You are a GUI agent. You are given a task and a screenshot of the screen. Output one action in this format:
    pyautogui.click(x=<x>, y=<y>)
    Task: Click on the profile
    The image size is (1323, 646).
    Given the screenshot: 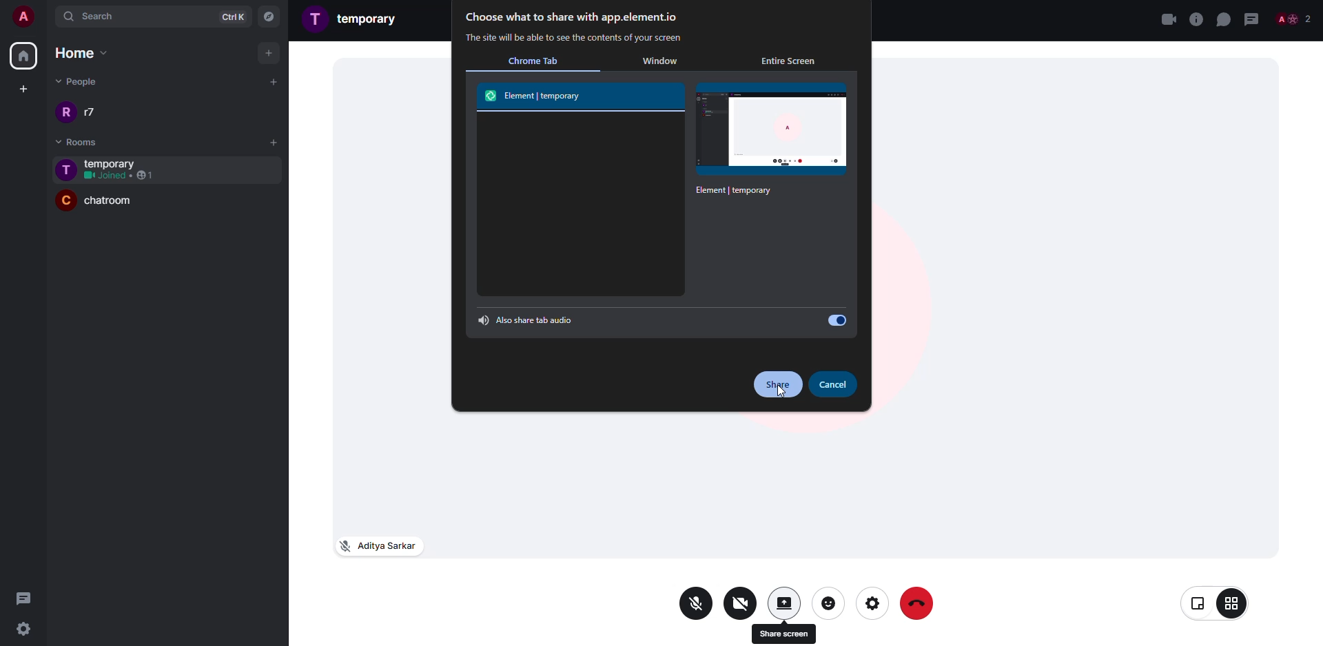 What is the action you would take?
    pyautogui.click(x=66, y=112)
    